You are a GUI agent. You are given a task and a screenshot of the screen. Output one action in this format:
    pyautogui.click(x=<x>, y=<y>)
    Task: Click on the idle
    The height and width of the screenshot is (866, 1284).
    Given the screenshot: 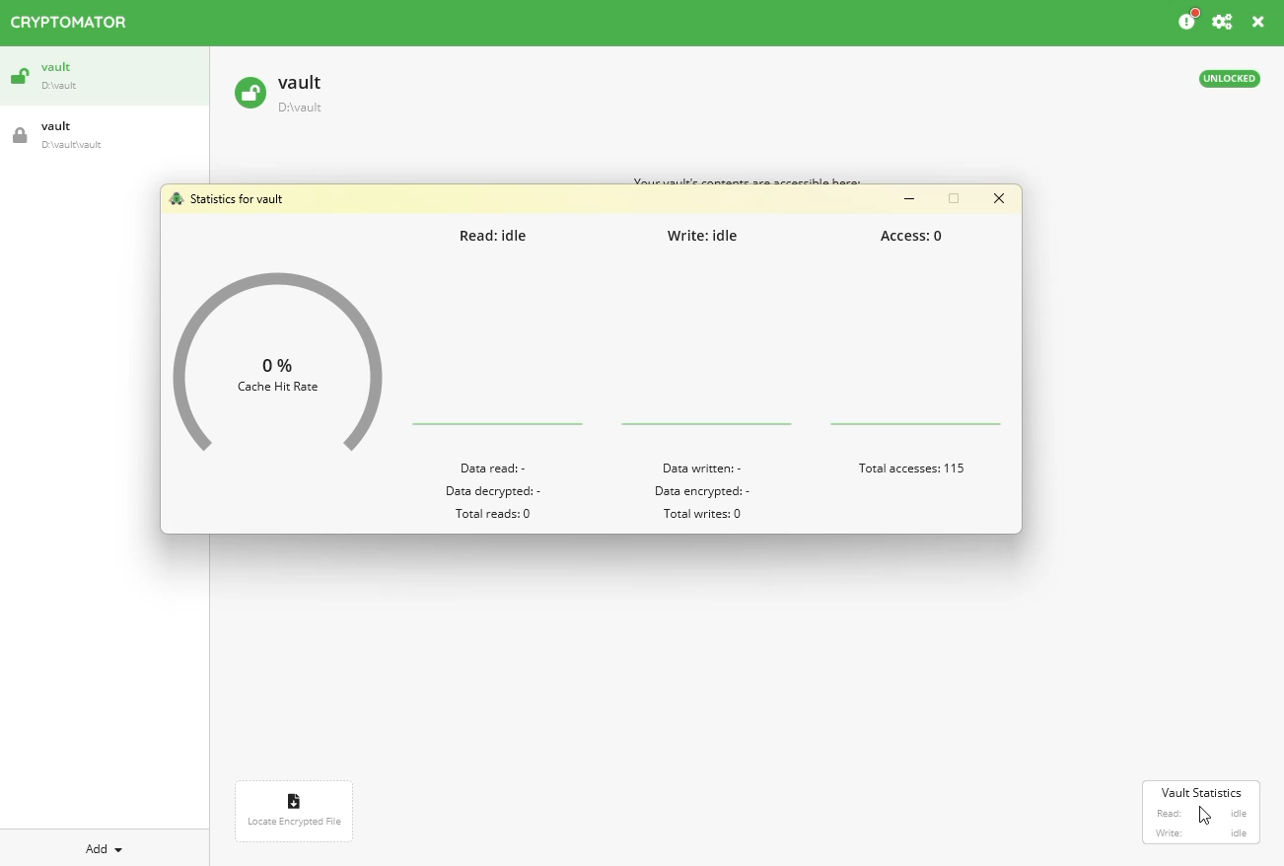 What is the action you would take?
    pyautogui.click(x=1240, y=833)
    